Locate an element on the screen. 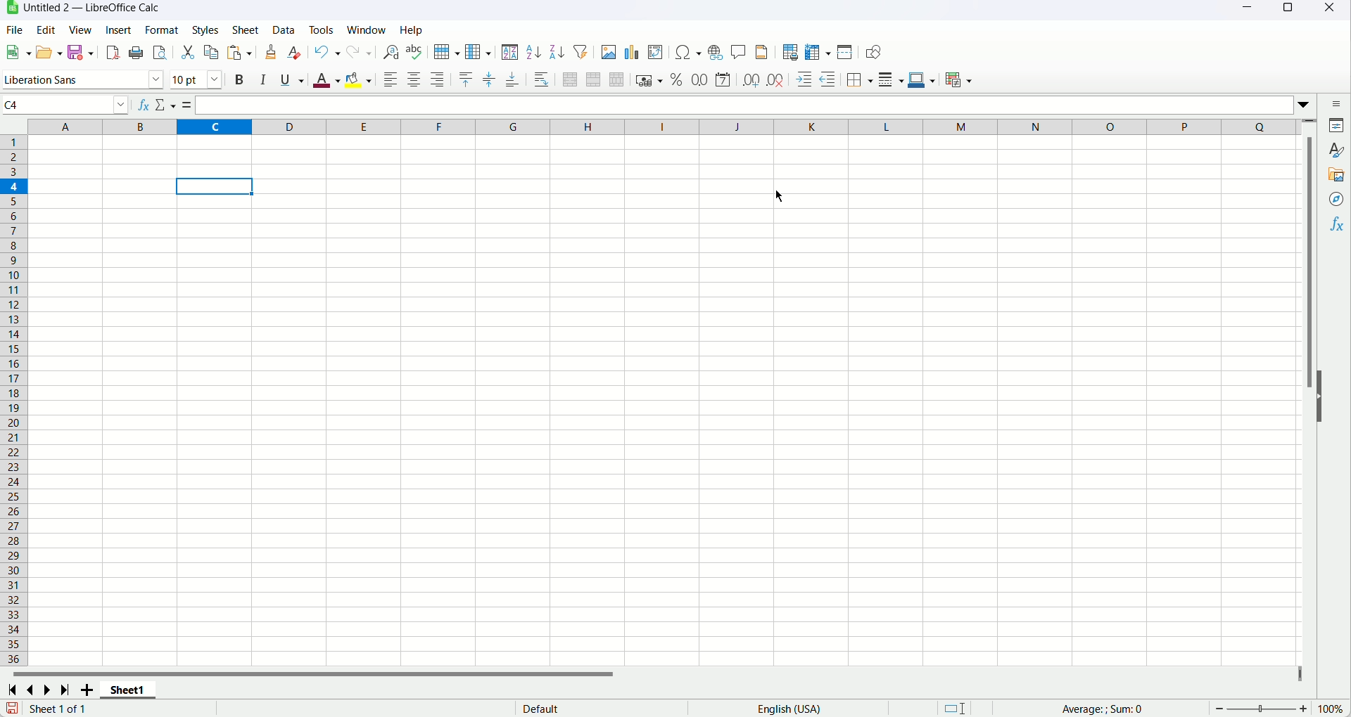 The image size is (1351, 717). Insert chart is located at coordinates (632, 52).